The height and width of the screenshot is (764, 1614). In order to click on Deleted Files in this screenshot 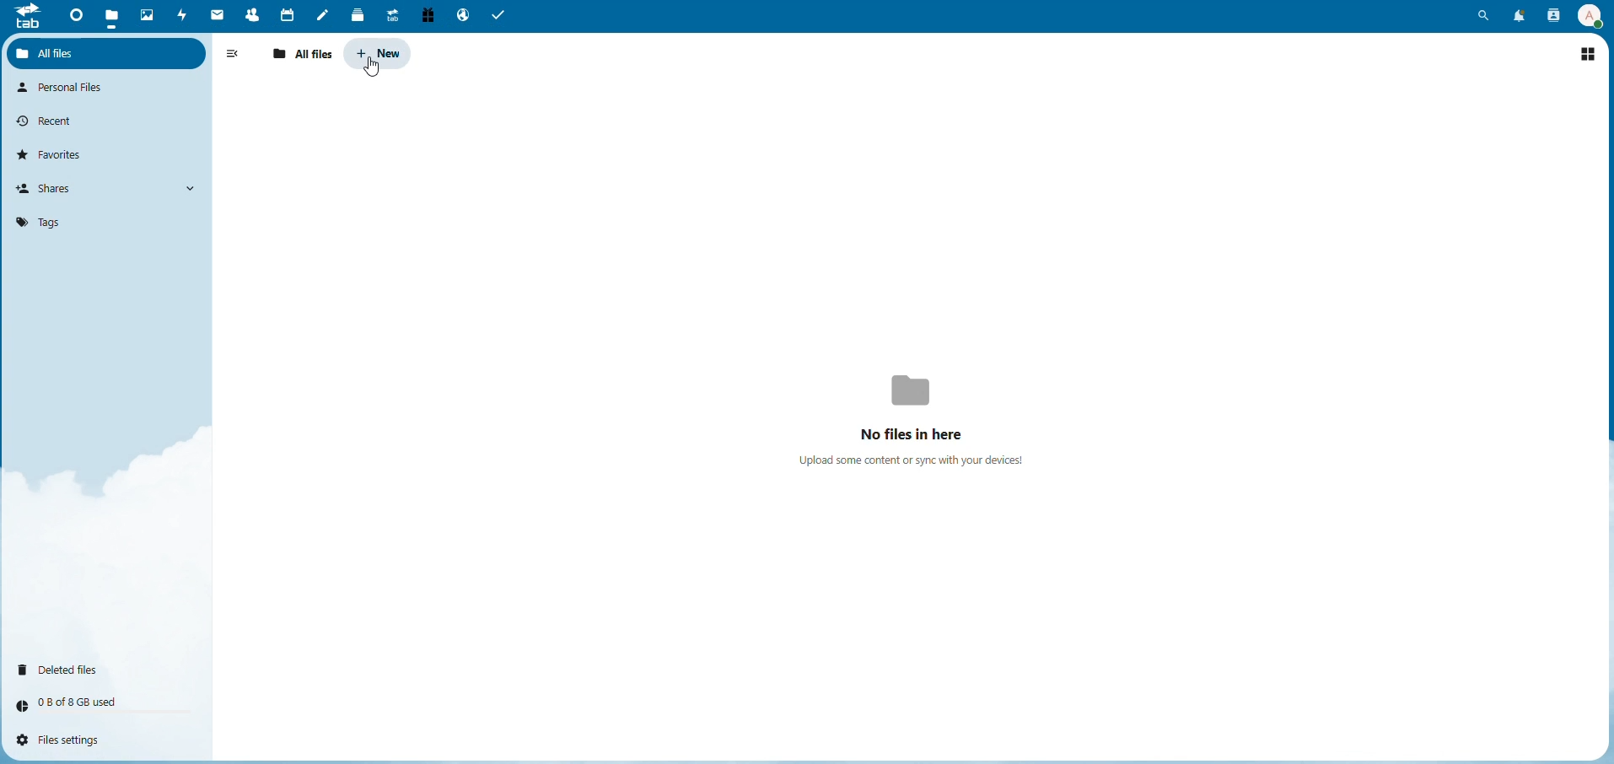, I will do `click(67, 668)`.